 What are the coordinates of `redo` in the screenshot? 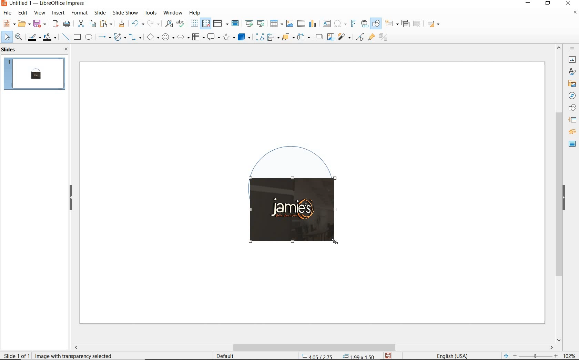 It's located at (153, 23).